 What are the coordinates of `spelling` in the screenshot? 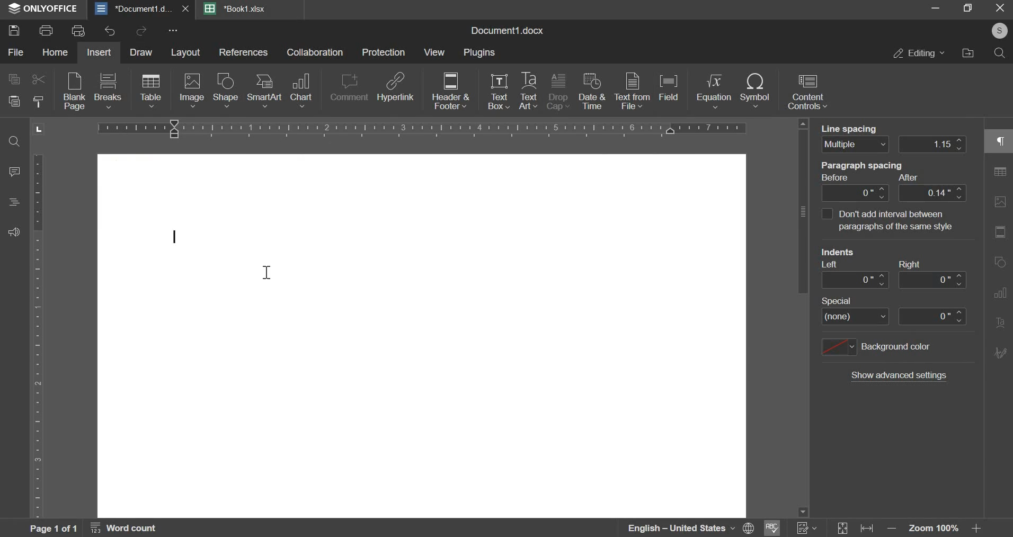 It's located at (773, 527).